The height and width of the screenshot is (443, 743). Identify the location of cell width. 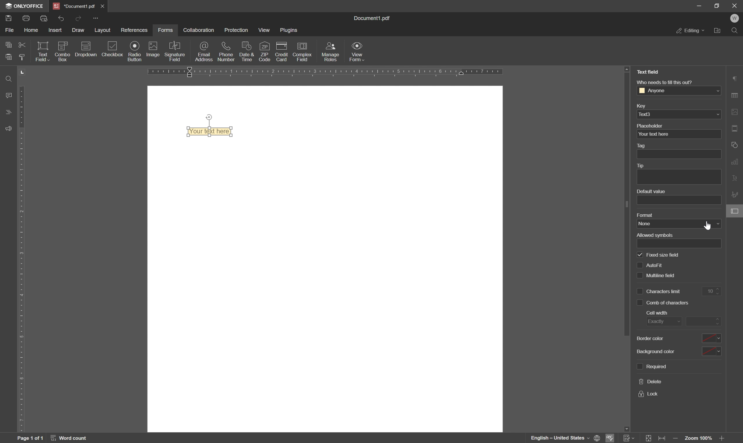
(656, 313).